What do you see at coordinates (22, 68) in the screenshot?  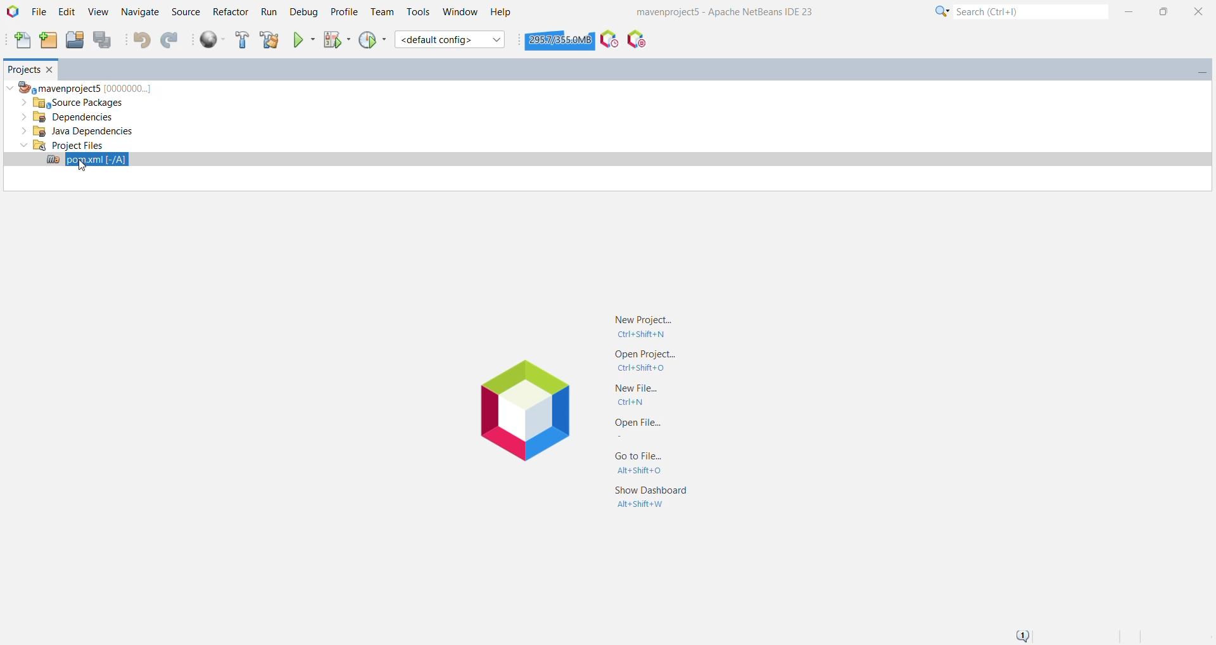 I see `Projects Window` at bounding box center [22, 68].